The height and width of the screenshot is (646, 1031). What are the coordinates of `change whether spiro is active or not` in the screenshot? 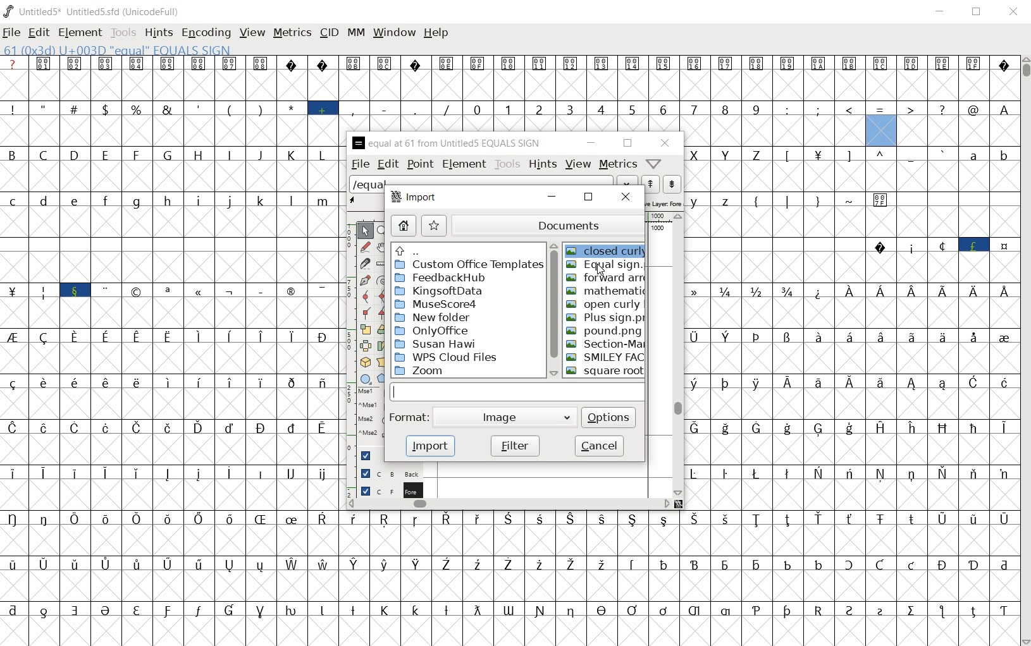 It's located at (382, 280).